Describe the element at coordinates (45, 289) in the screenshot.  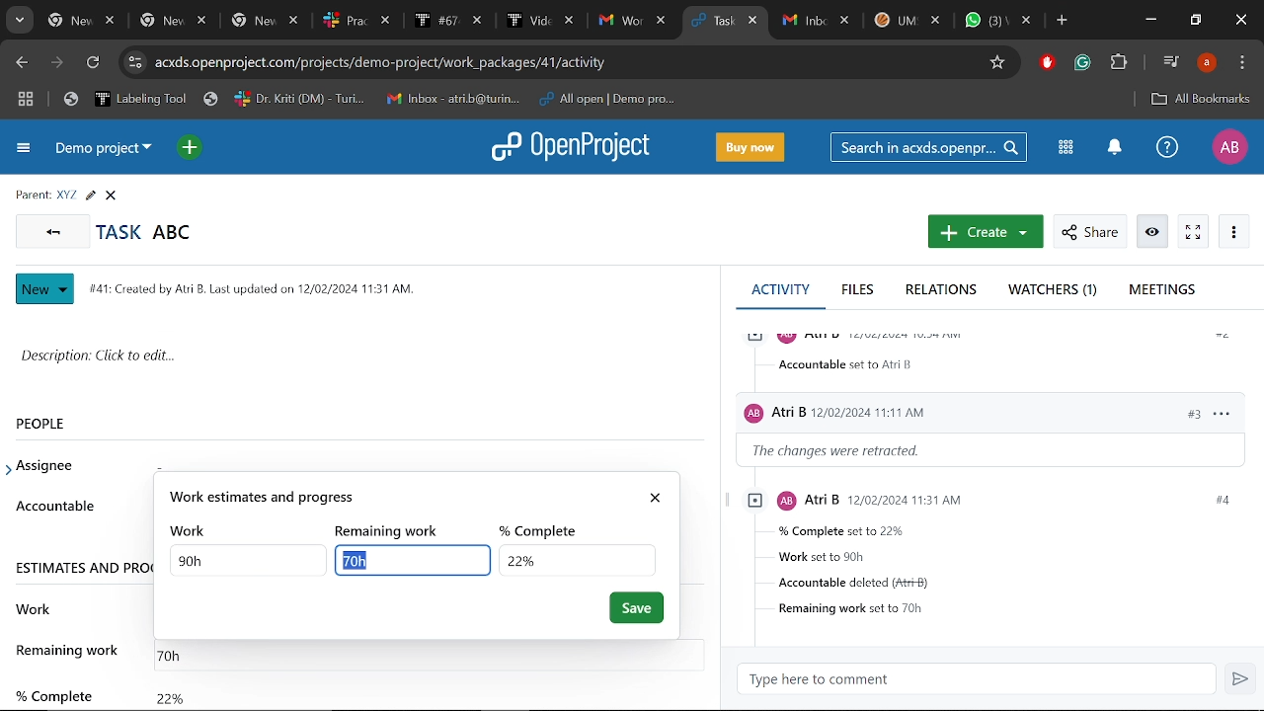
I see `Nwe` at that location.